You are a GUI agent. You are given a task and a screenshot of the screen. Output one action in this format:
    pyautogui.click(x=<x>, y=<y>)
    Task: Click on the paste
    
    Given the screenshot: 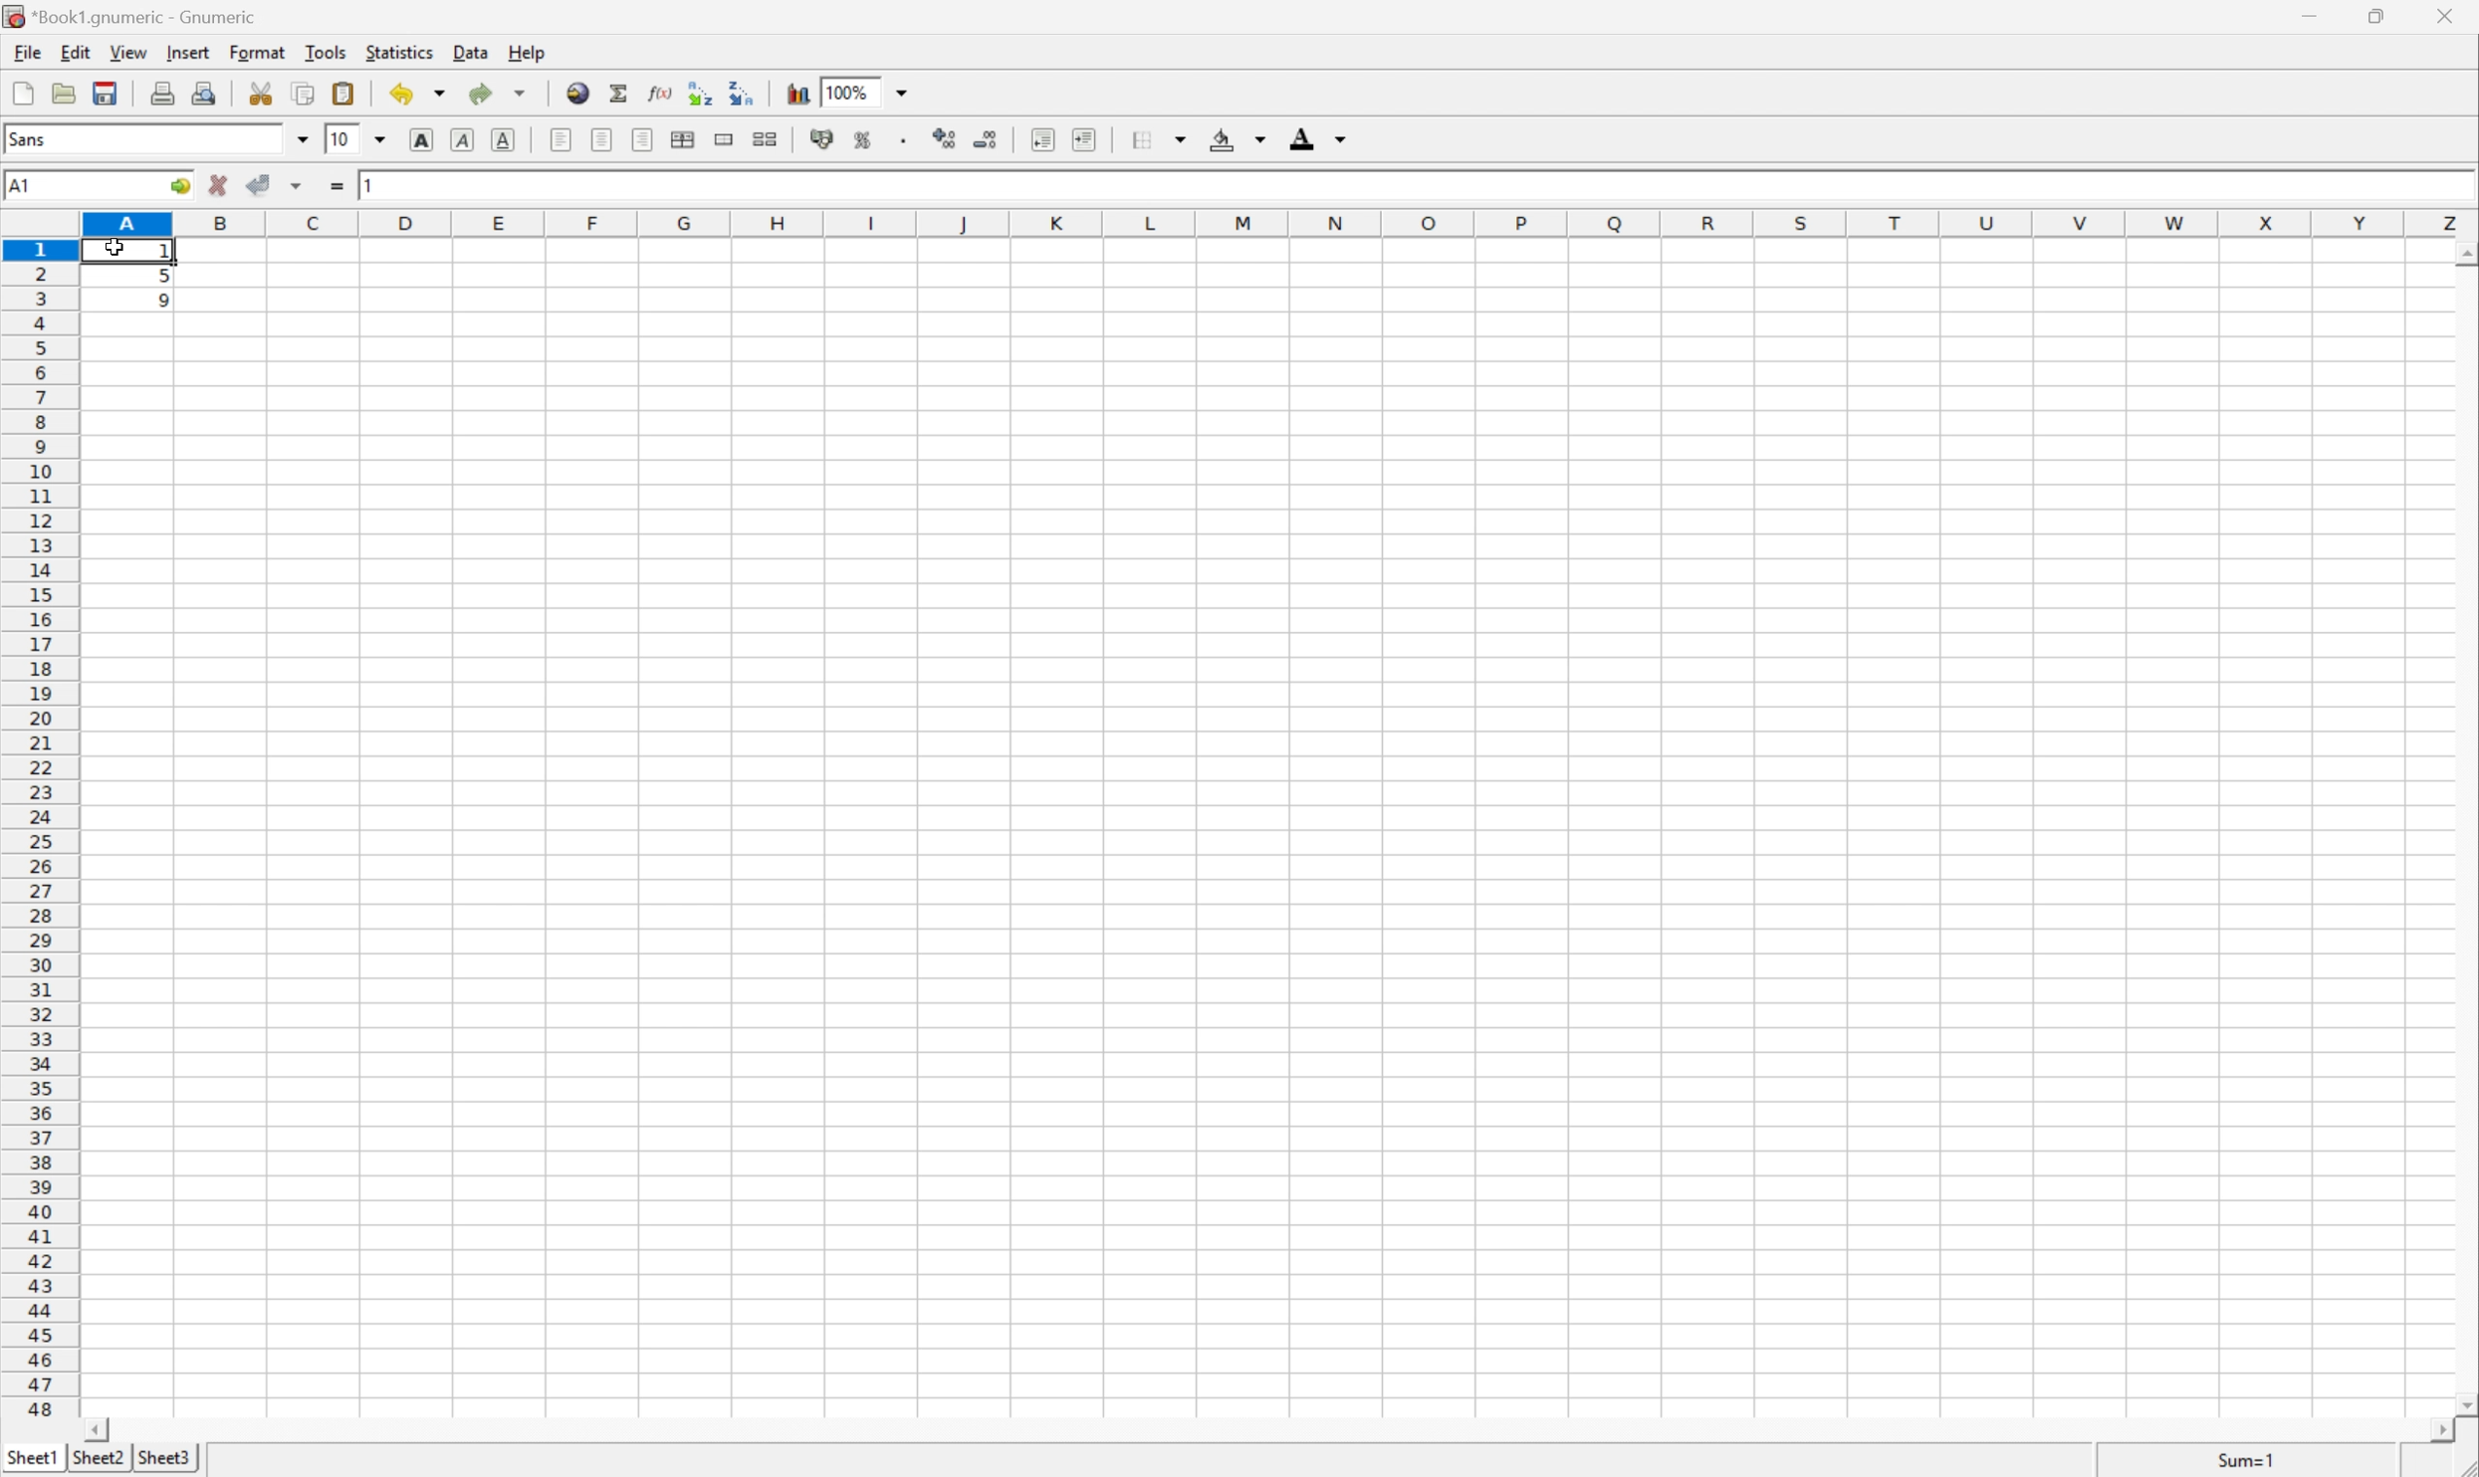 What is the action you would take?
    pyautogui.click(x=347, y=93)
    